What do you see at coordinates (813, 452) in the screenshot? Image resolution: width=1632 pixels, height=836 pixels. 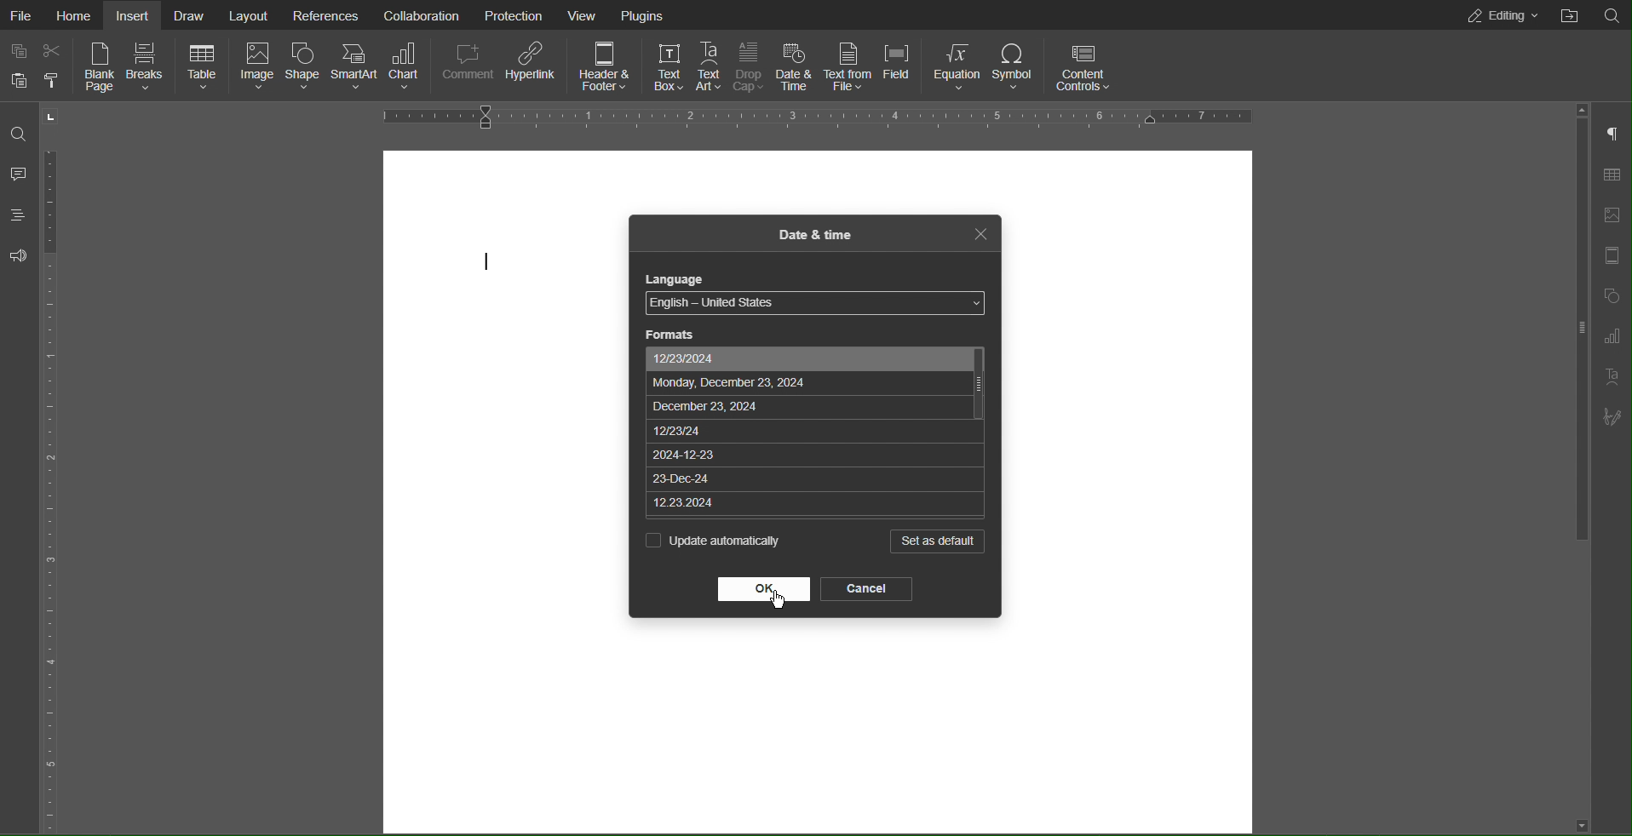 I see `2024-12-23` at bounding box center [813, 452].